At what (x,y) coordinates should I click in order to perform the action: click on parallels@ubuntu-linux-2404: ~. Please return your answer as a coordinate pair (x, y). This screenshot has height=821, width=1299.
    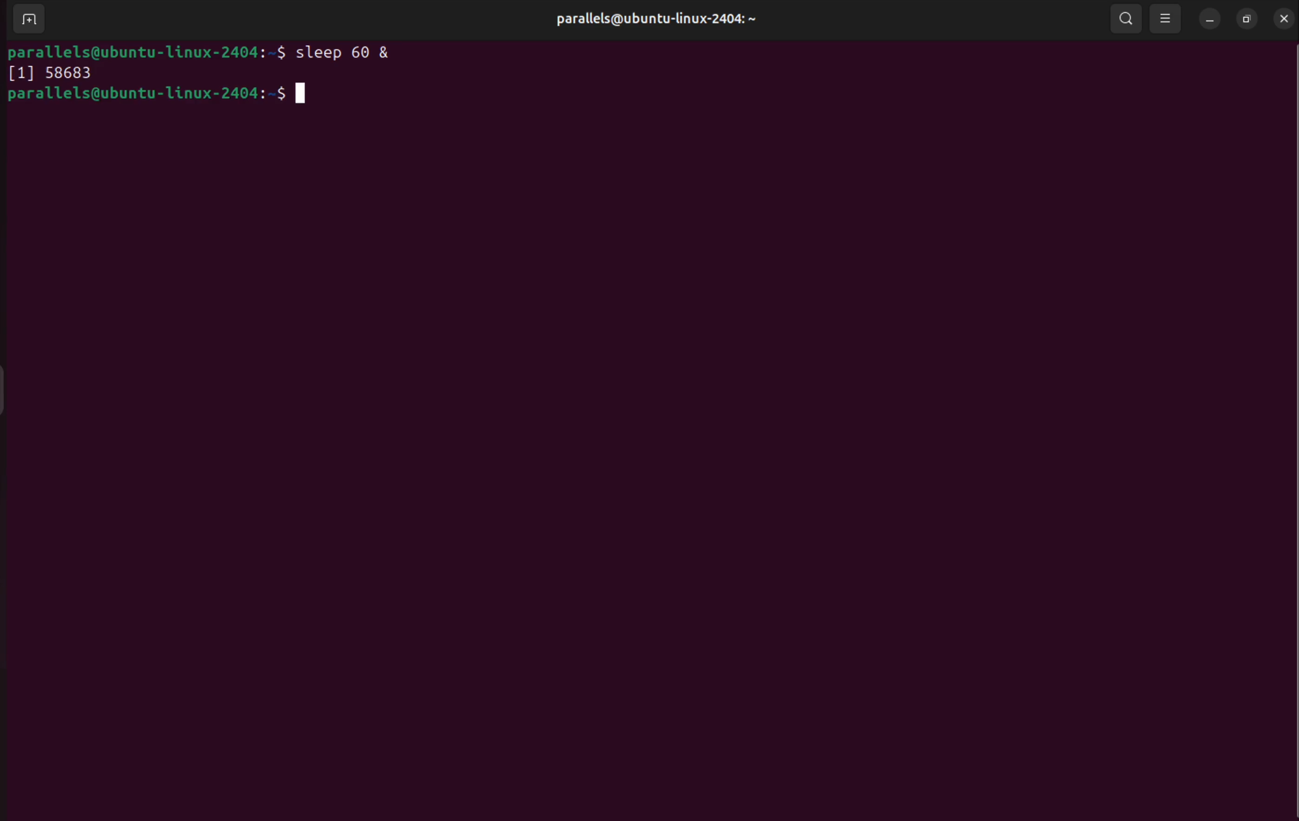
    Looking at the image, I should click on (161, 96).